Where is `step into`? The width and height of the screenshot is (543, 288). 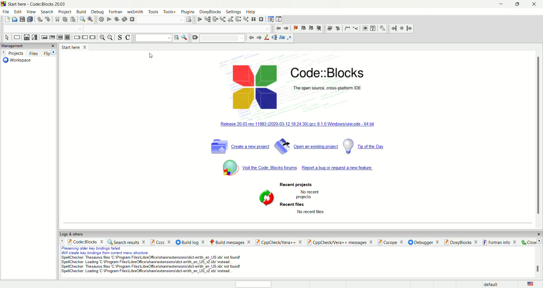 step into is located at coordinates (223, 20).